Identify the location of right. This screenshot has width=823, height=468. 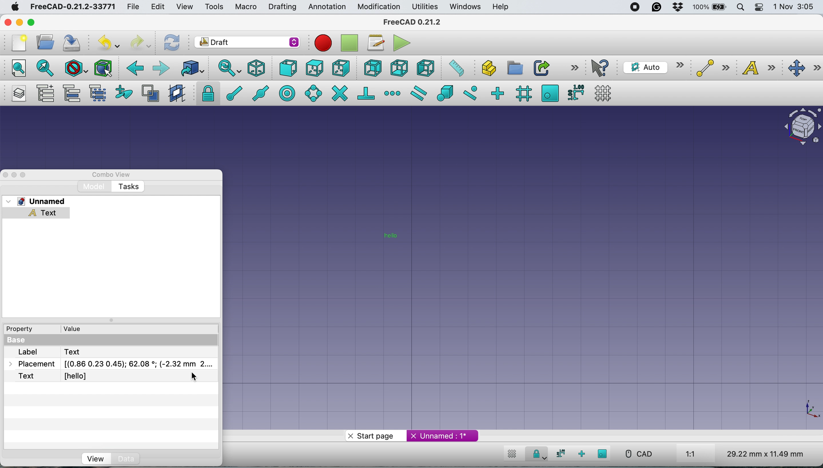
(340, 68).